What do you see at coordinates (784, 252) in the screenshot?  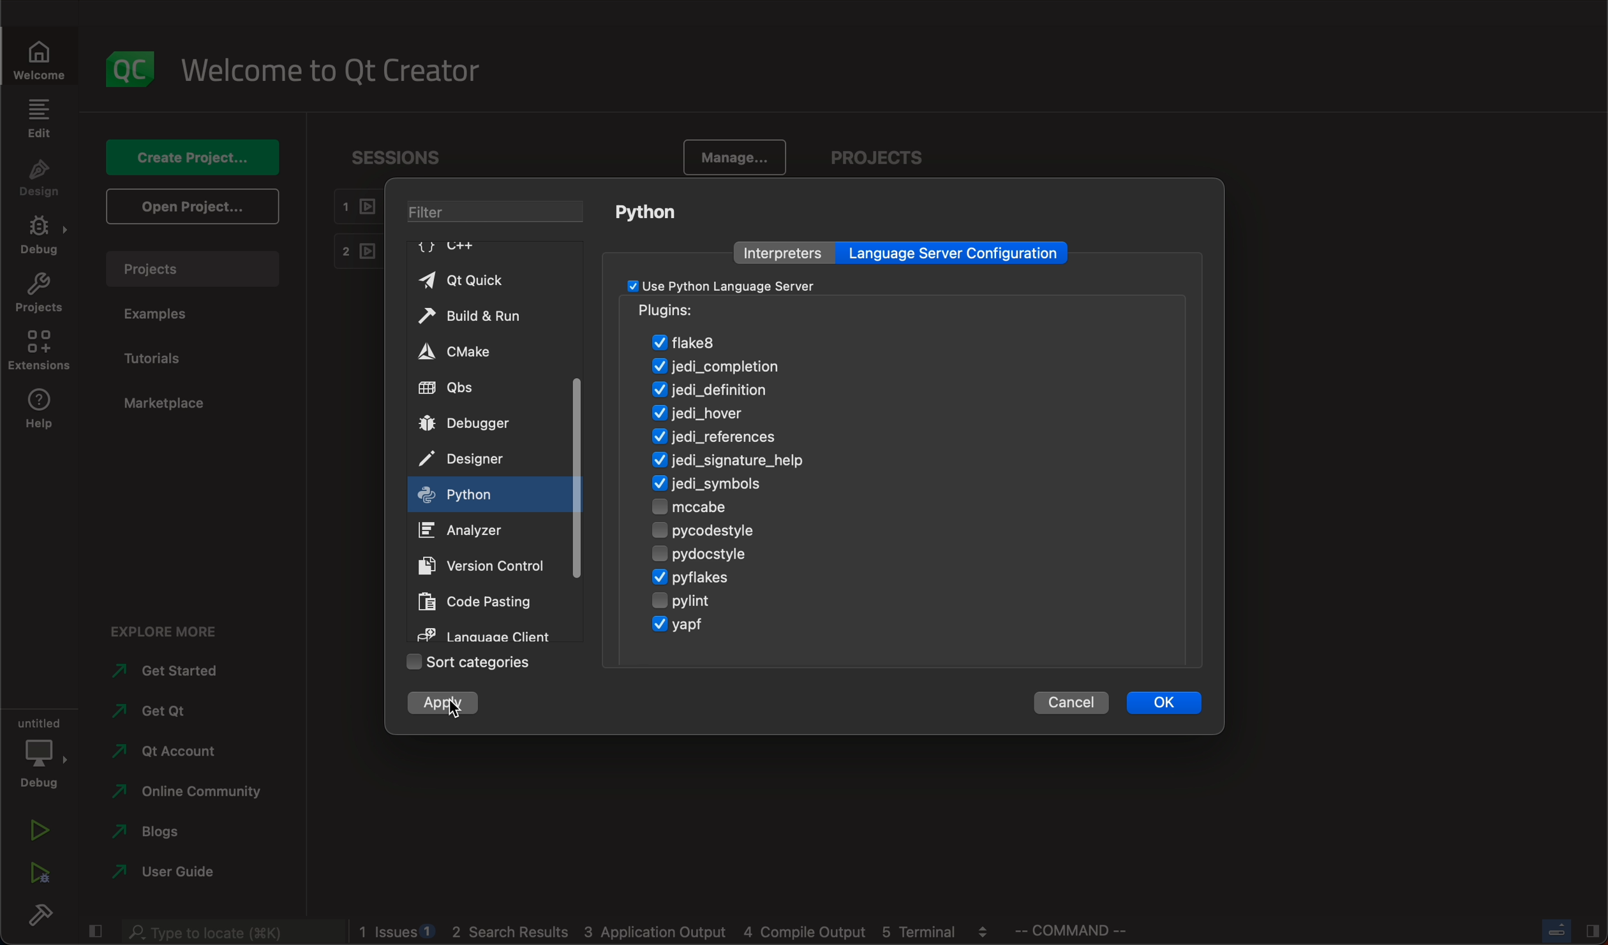 I see `interpreters` at bounding box center [784, 252].